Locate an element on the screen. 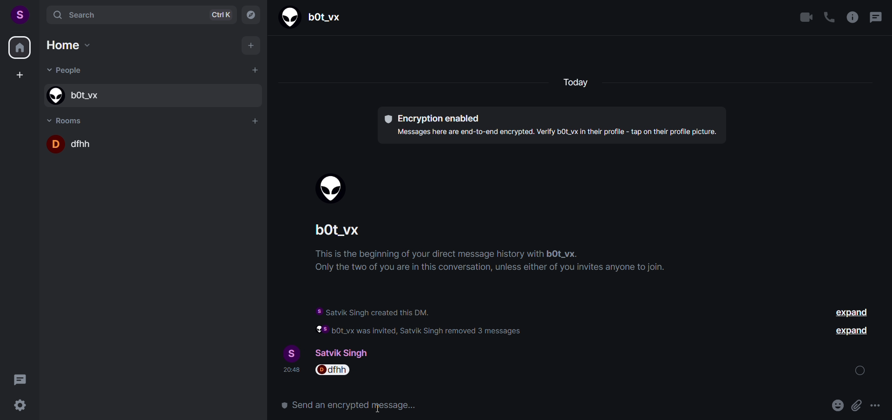 The height and width of the screenshot is (420, 892). options is located at coordinates (854, 406).